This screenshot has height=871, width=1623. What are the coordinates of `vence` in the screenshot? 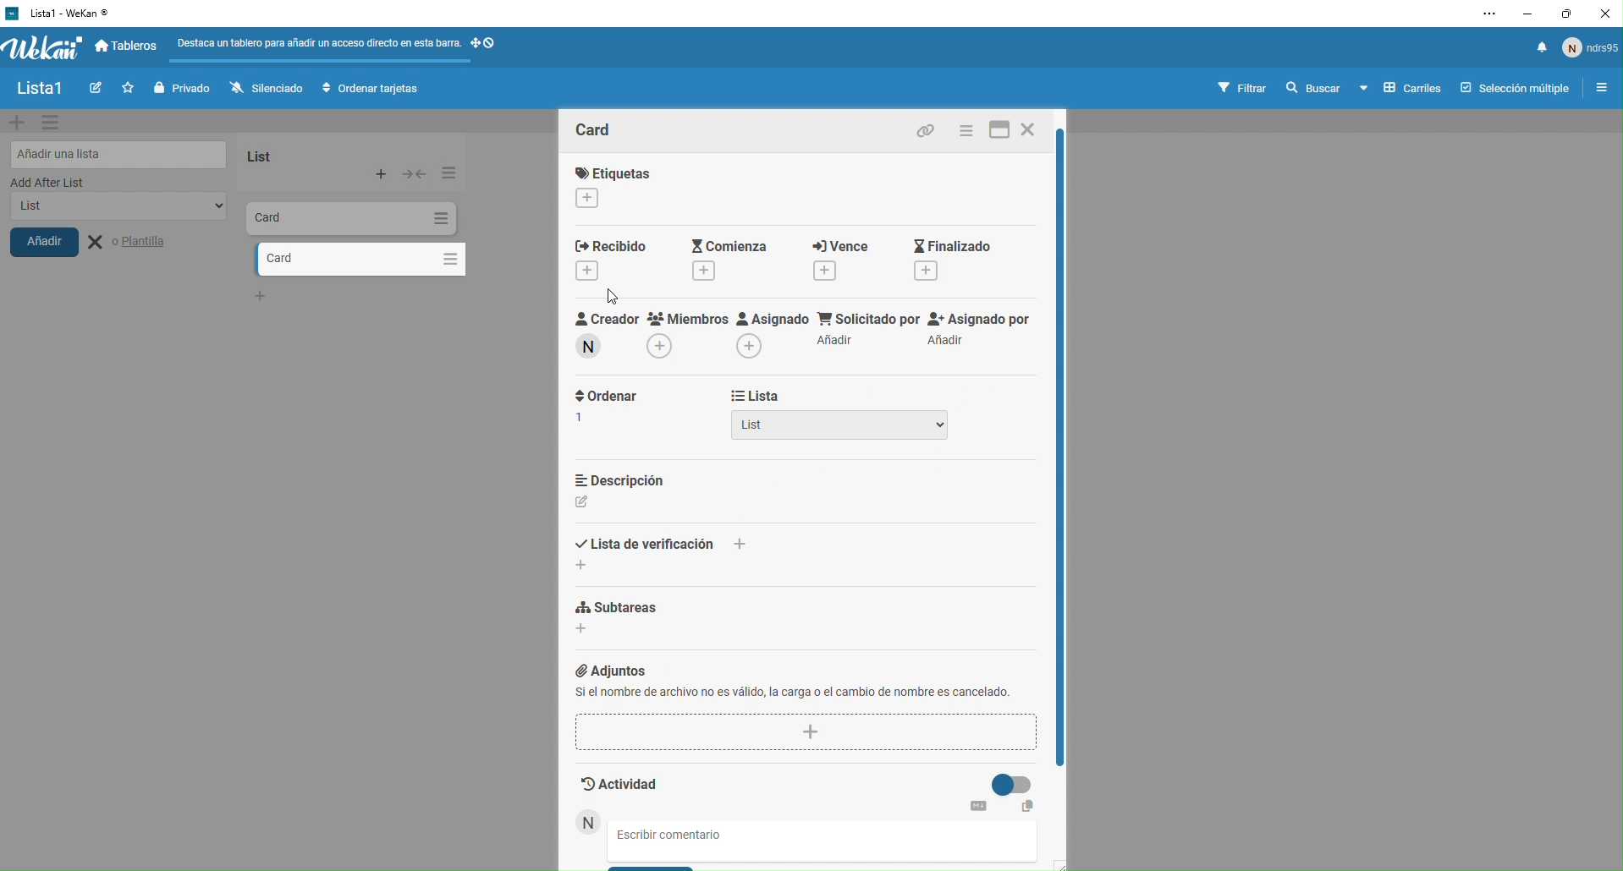 It's located at (836, 259).